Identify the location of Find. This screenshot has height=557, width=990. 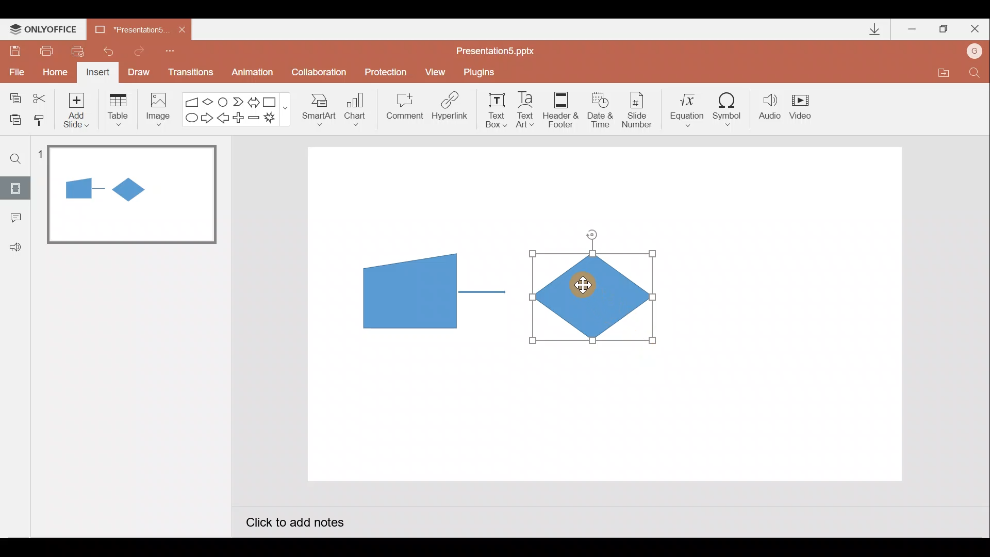
(975, 75).